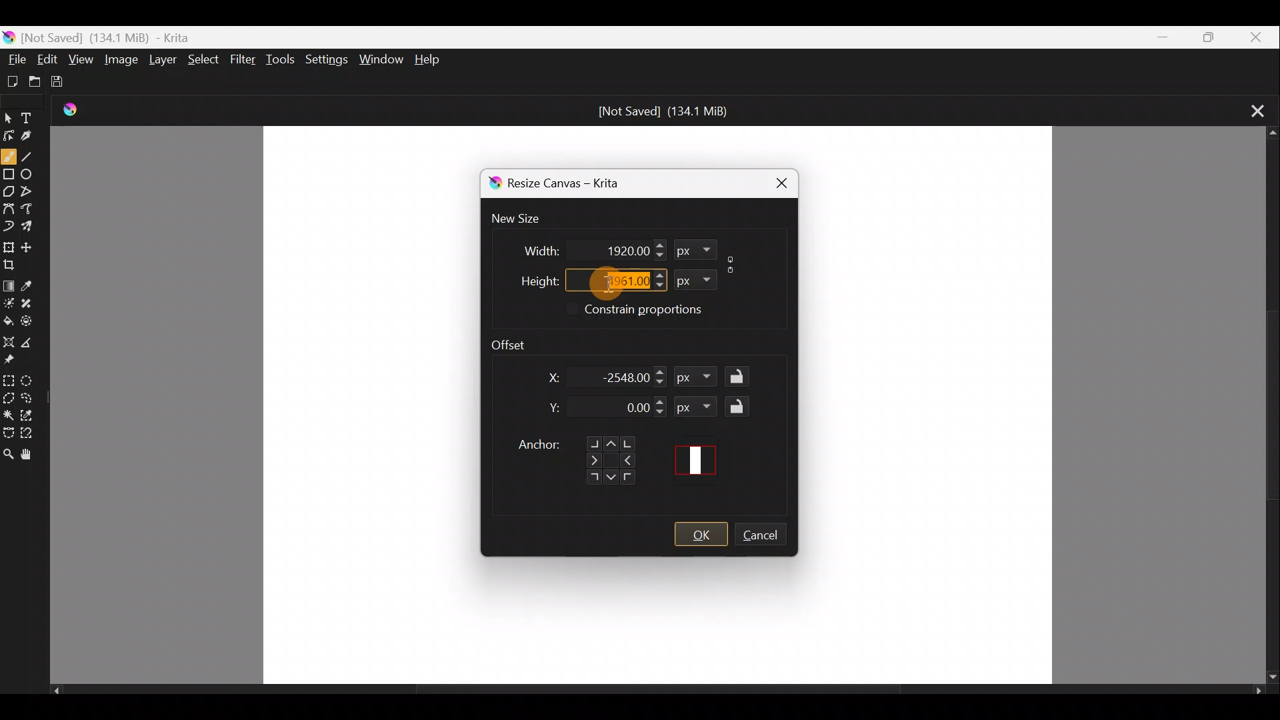 This screenshot has width=1280, height=720. Describe the element at coordinates (11, 361) in the screenshot. I see `Reference images tool` at that location.